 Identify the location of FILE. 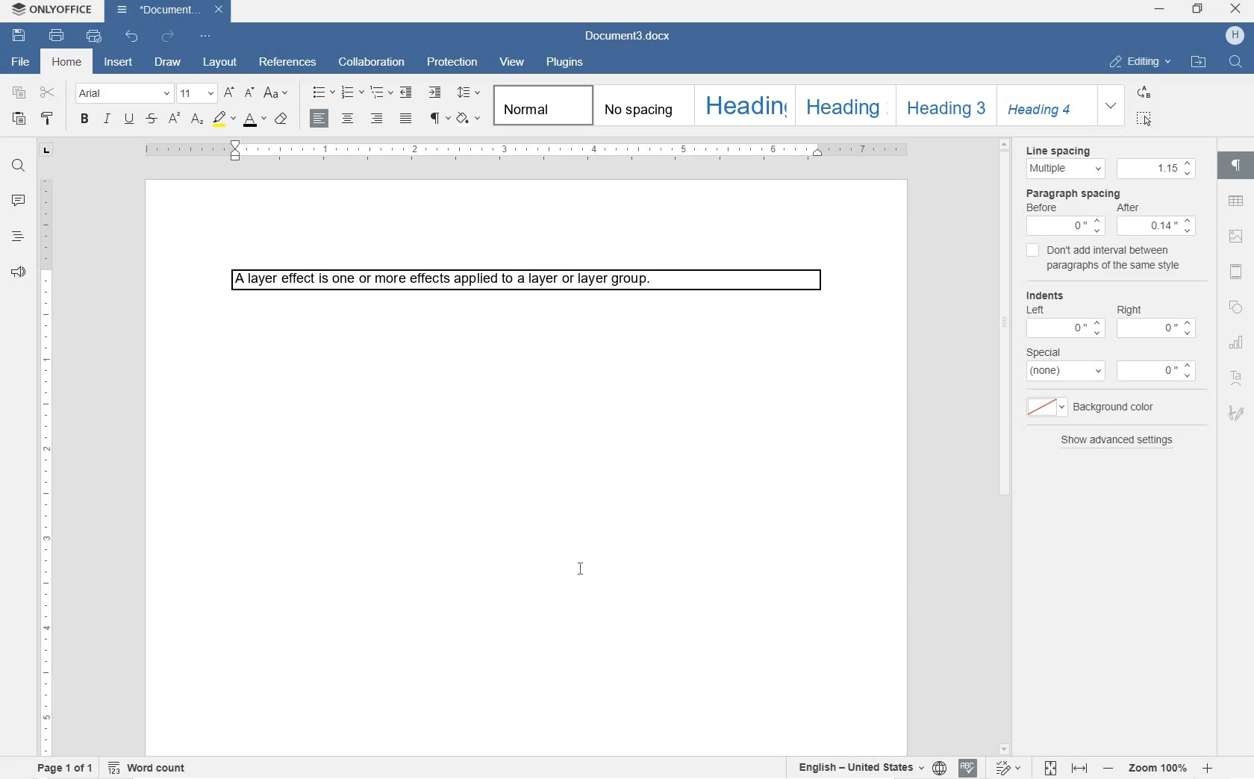
(19, 62).